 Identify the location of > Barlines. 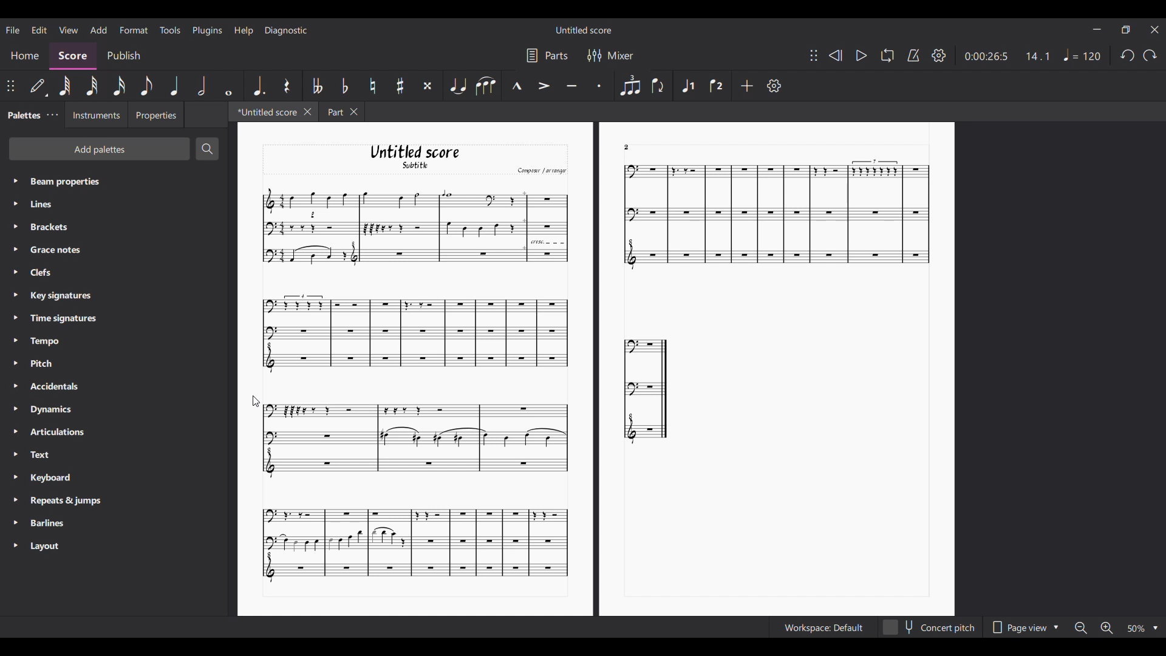
(46, 524).